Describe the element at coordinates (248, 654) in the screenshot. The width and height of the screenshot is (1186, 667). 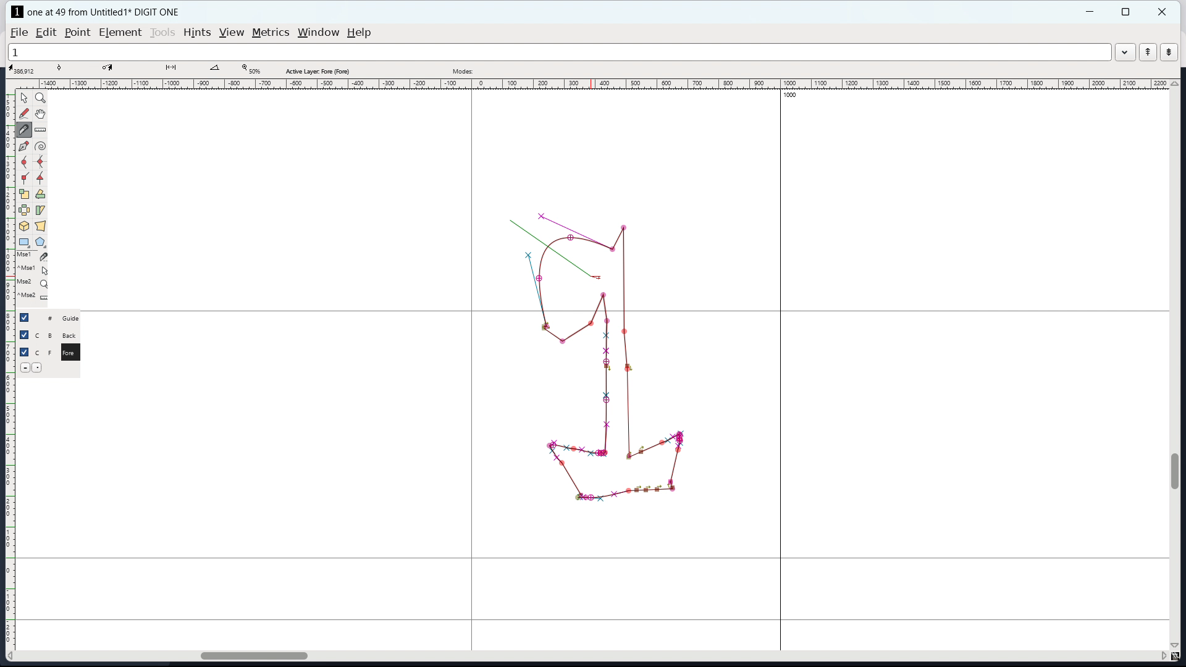
I see `horizontal scrollbar` at that location.